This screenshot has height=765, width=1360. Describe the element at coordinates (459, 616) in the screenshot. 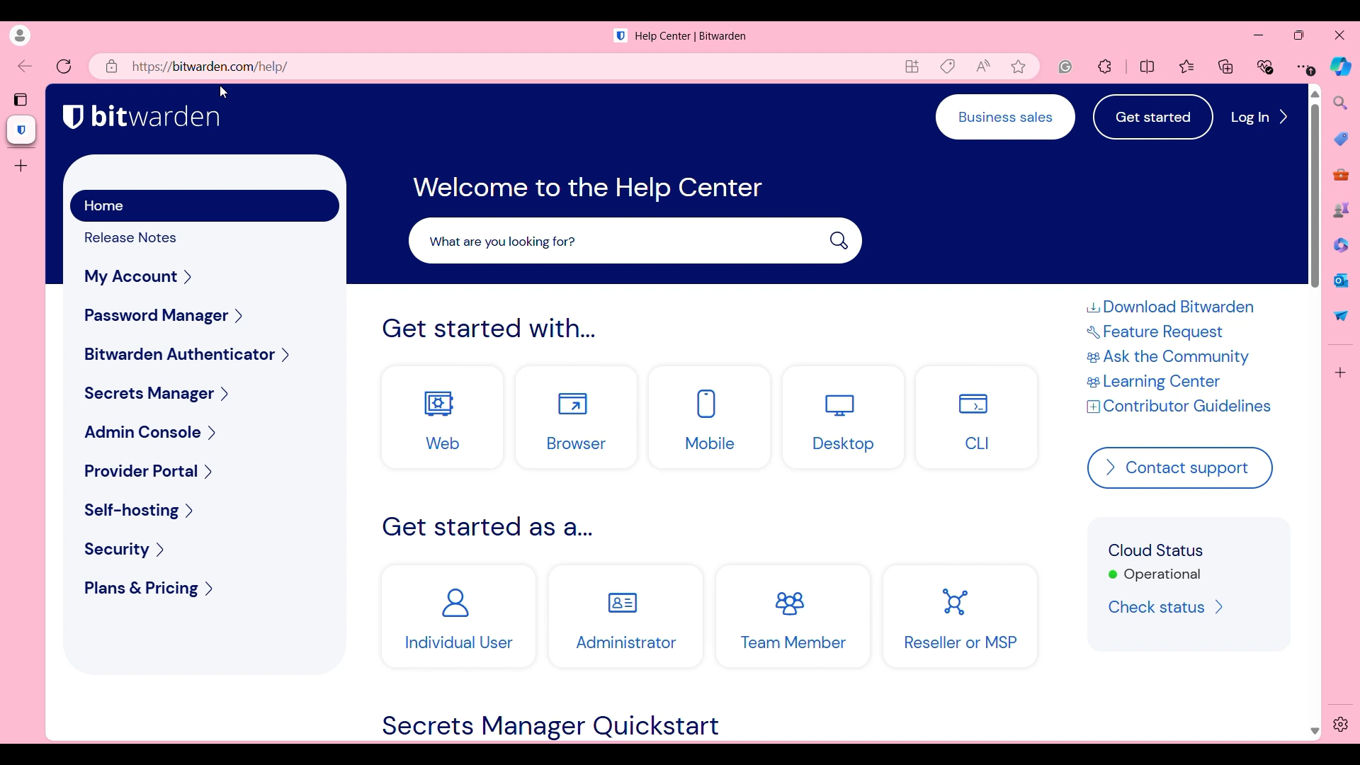

I see `Individual User` at that location.